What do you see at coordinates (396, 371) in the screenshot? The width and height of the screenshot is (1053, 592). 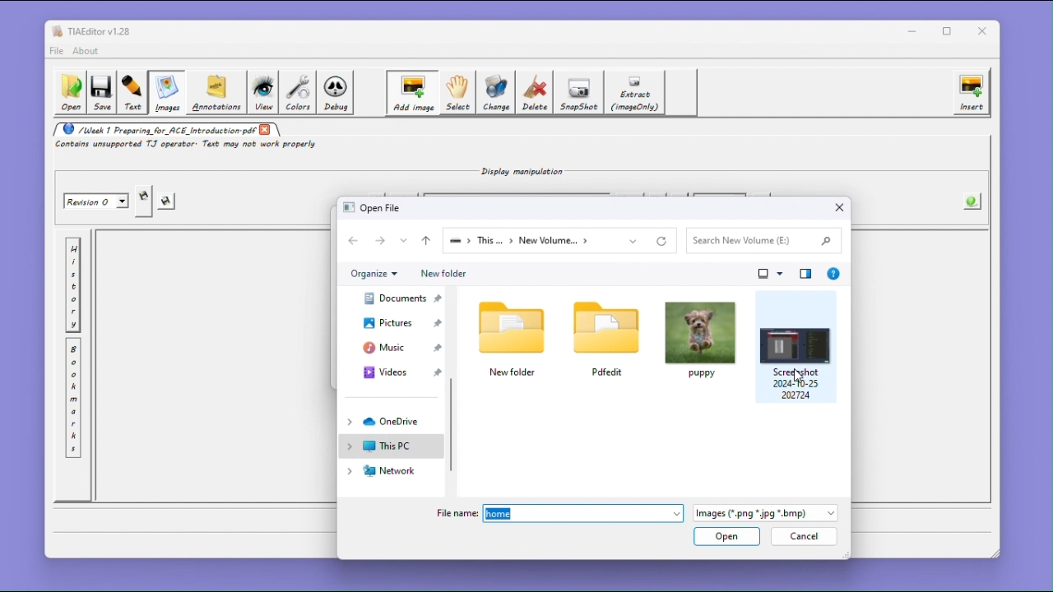 I see `videos` at bounding box center [396, 371].